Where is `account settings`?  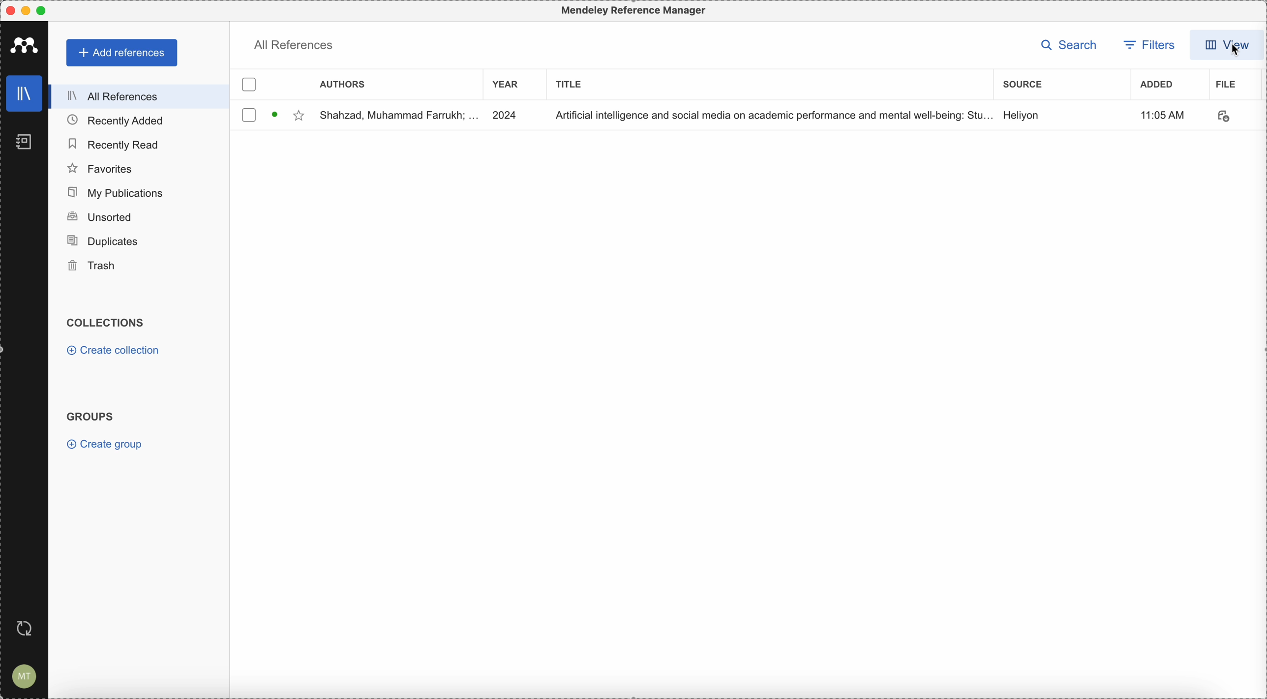 account settings is located at coordinates (26, 676).